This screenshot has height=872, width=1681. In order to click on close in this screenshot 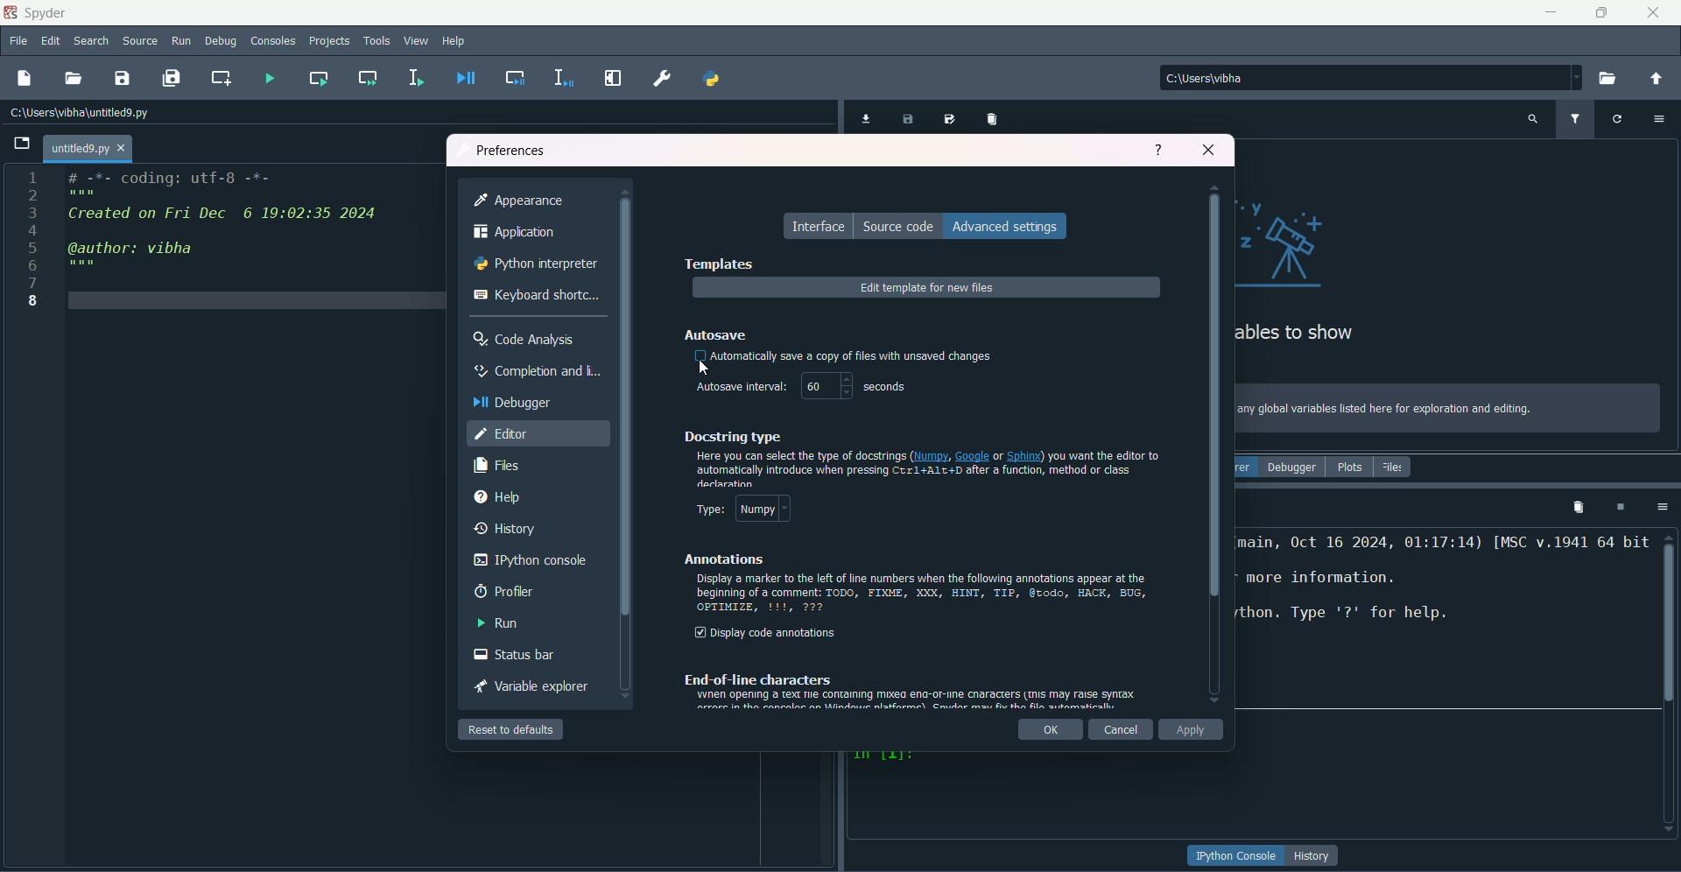, I will do `click(1209, 148)`.